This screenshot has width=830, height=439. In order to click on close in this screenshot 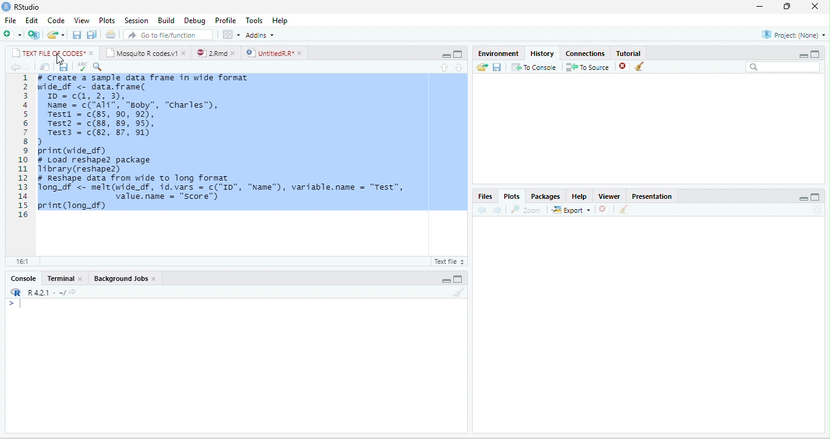, I will do `click(154, 279)`.